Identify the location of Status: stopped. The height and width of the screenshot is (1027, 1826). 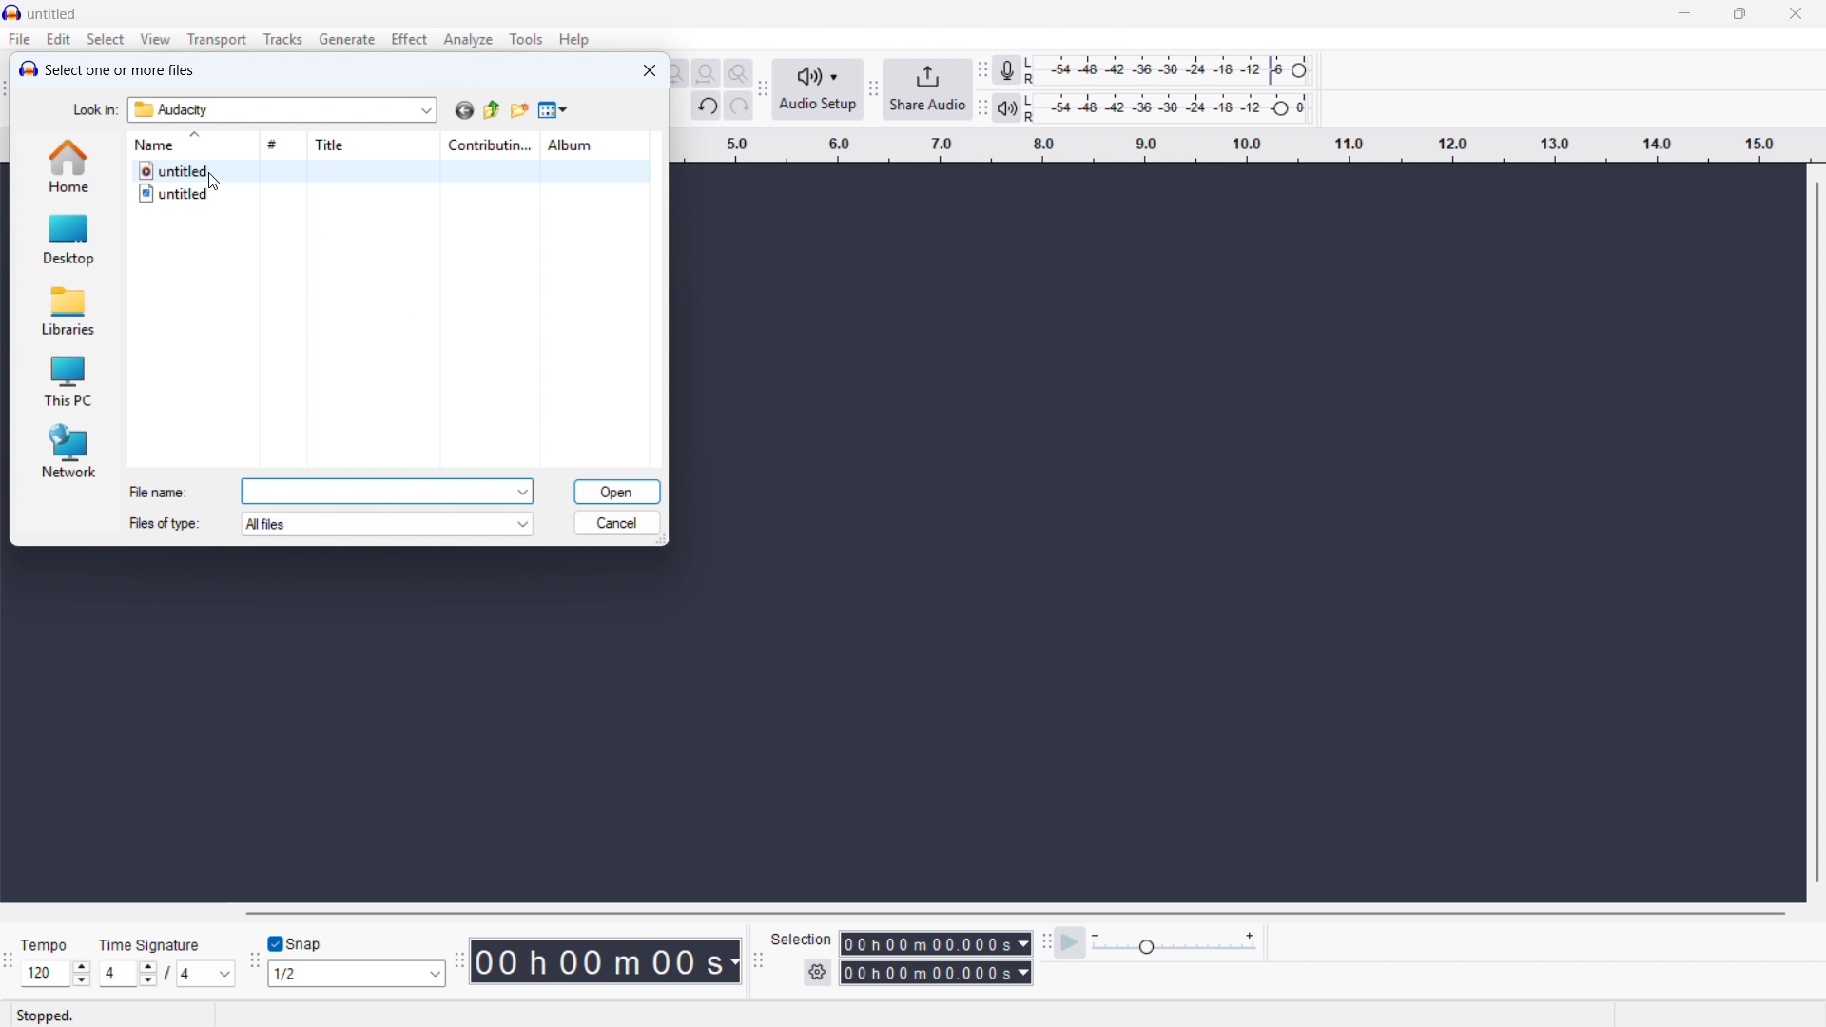
(46, 1016).